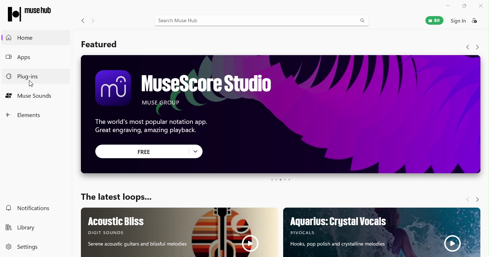 The image size is (489, 257). I want to click on free options, so click(195, 151).